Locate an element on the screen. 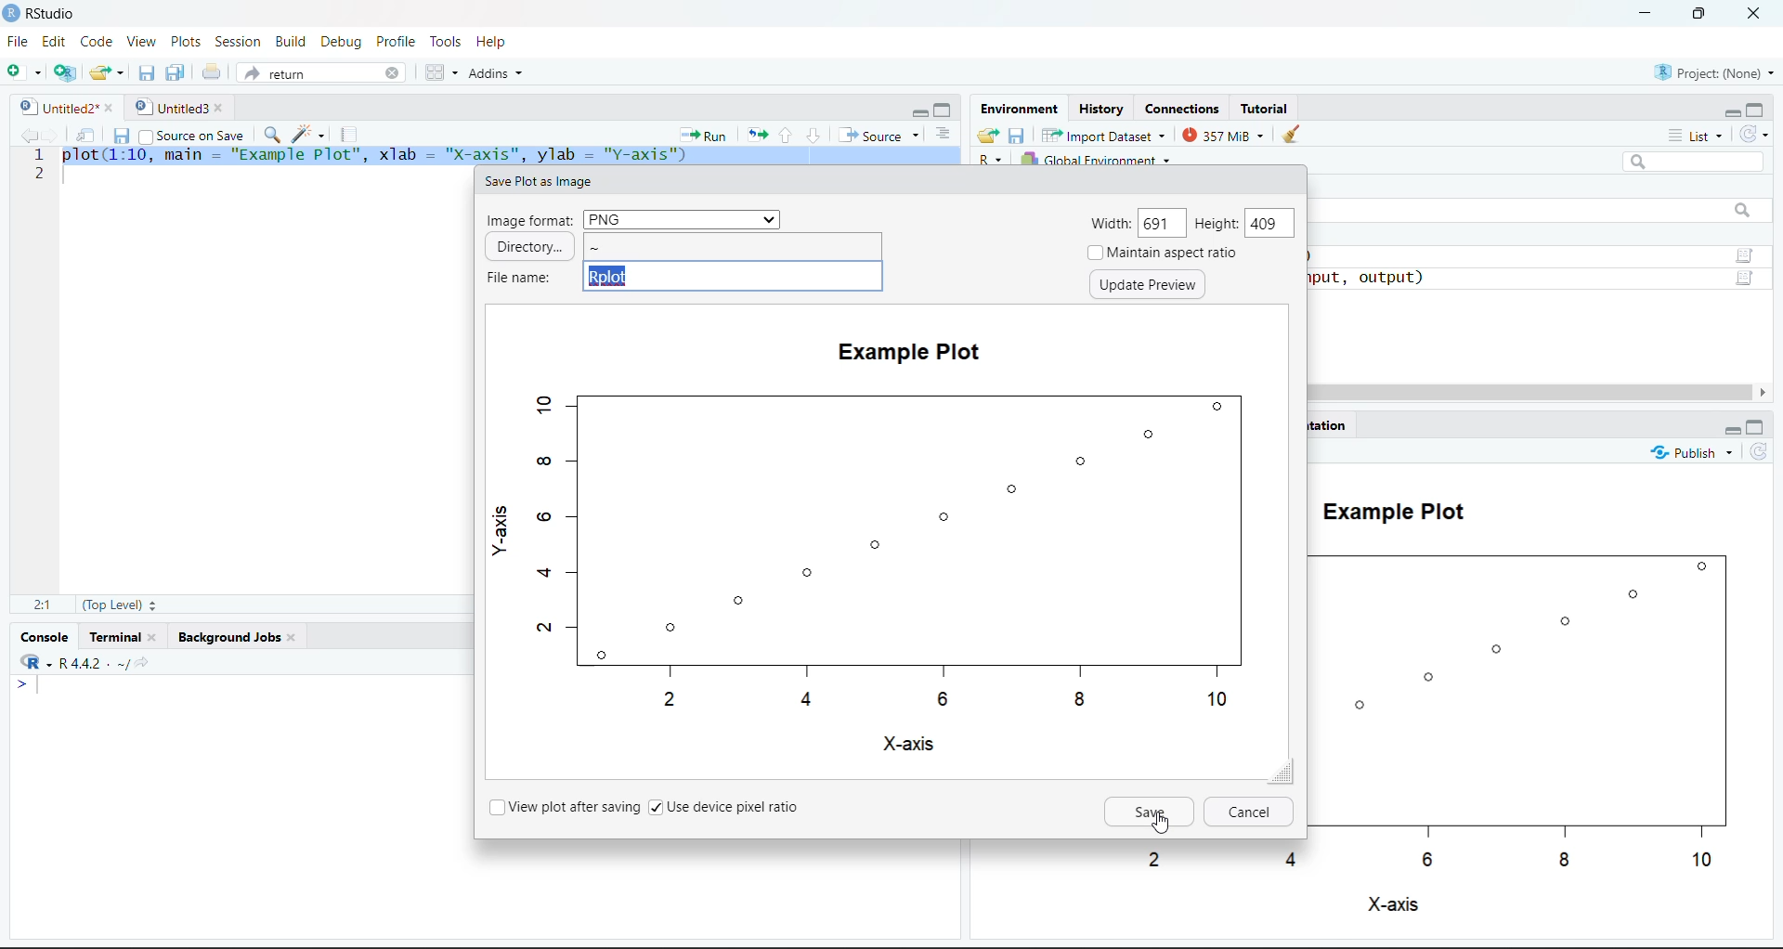 Image resolution: width=1783 pixels, height=949 pixels. Data/Table is located at coordinates (1747, 279).